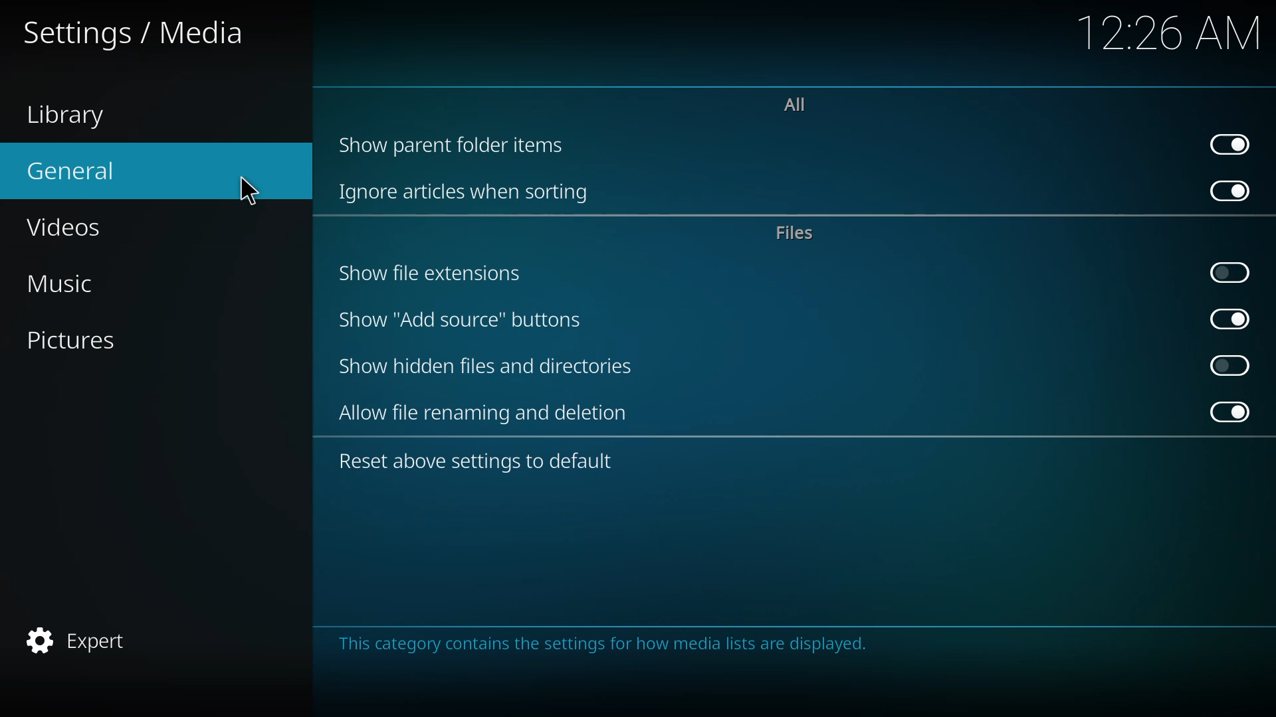 The width and height of the screenshot is (1276, 717). I want to click on general, so click(74, 169).